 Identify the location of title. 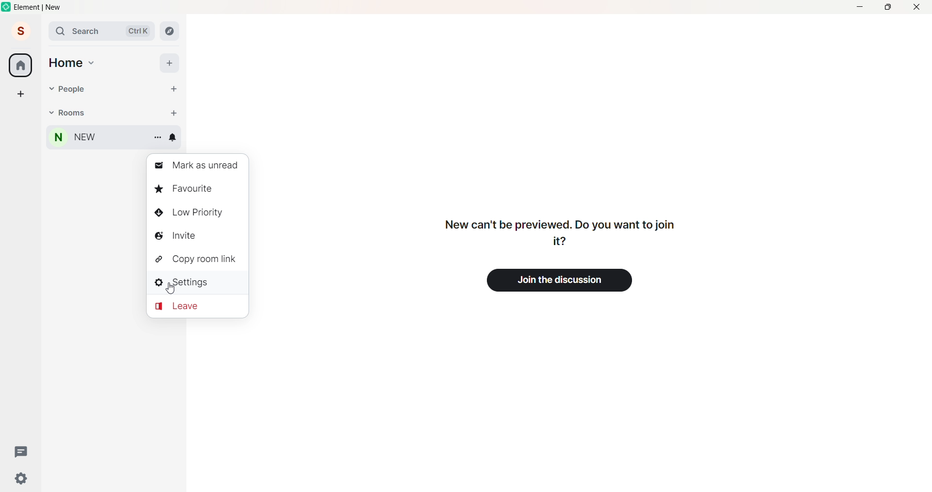
(41, 7).